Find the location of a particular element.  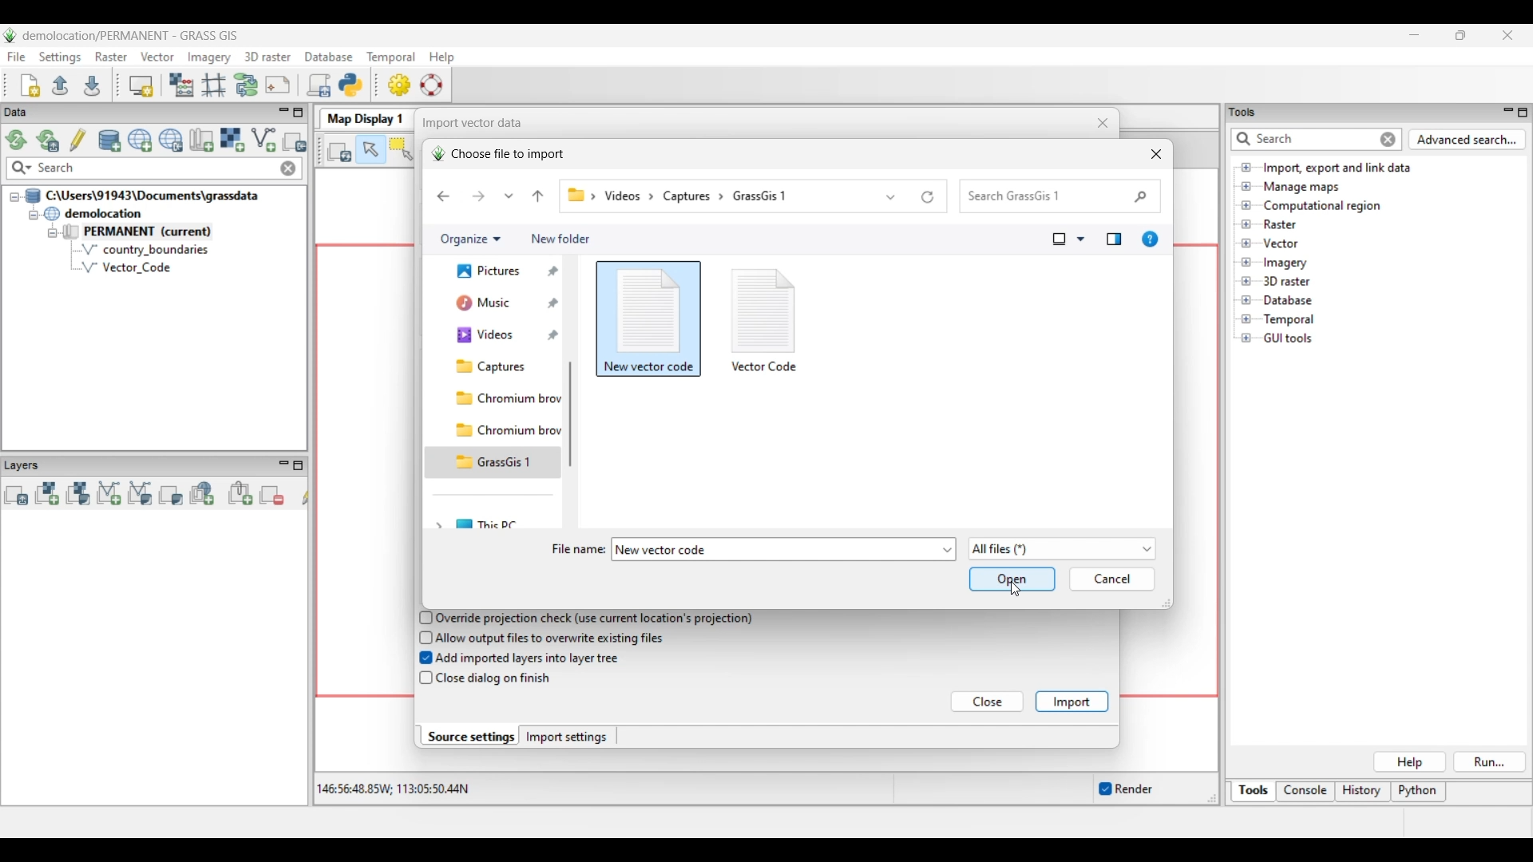

Get help is located at coordinates (1150, 239).